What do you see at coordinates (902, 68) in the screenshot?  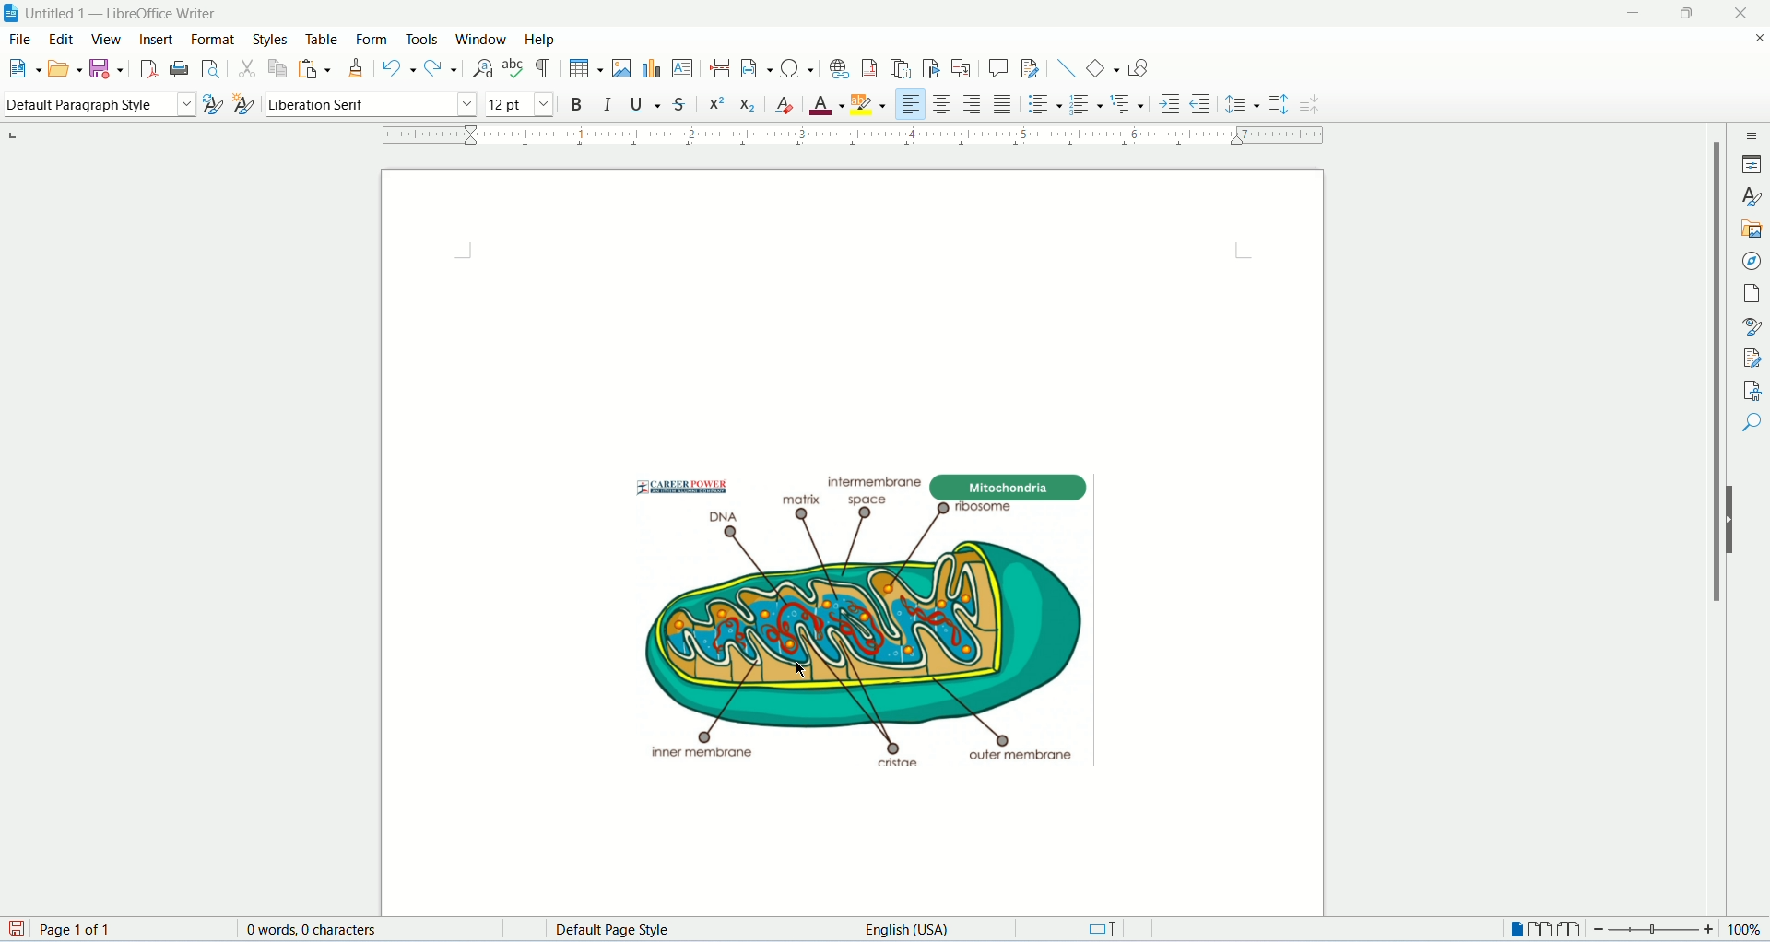 I see `insert endnote` at bounding box center [902, 68].